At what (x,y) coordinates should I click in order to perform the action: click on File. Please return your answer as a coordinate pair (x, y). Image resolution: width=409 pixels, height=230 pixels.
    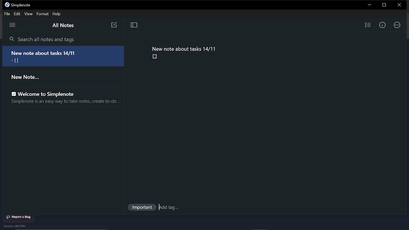
    Looking at the image, I should click on (8, 14).